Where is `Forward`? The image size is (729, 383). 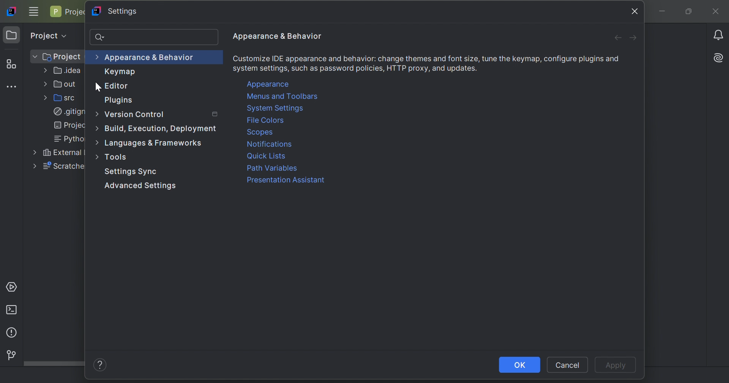 Forward is located at coordinates (633, 39).